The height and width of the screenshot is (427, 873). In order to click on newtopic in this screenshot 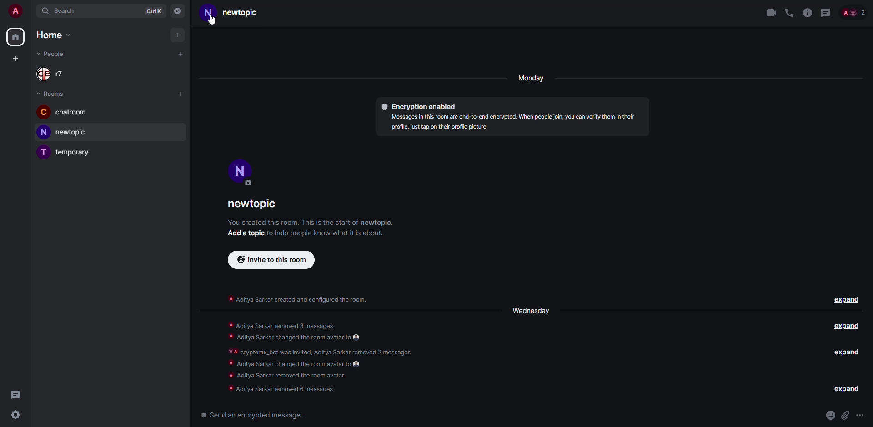, I will do `click(232, 14)`.